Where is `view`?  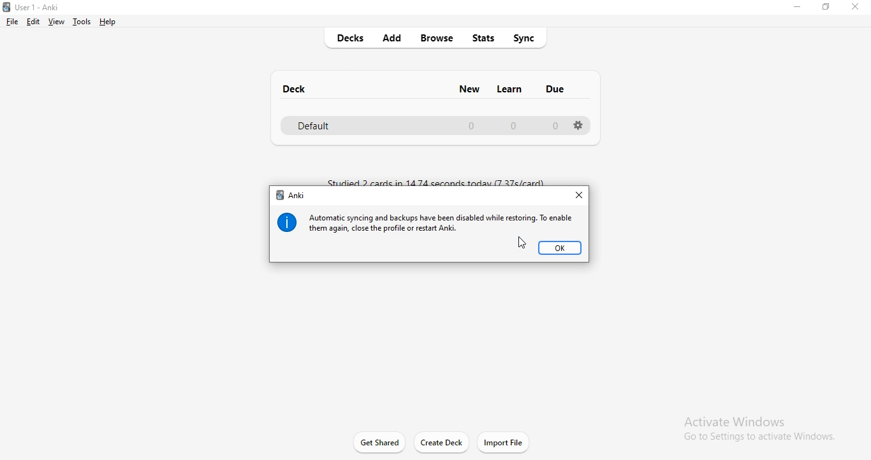 view is located at coordinates (56, 21).